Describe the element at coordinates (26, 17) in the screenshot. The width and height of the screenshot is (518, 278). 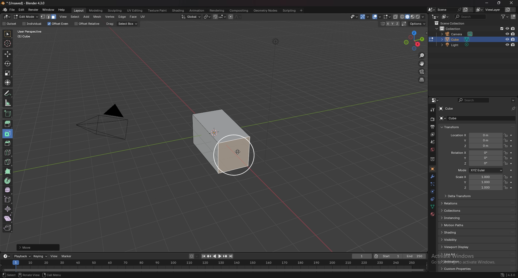
I see `edit mode` at that location.